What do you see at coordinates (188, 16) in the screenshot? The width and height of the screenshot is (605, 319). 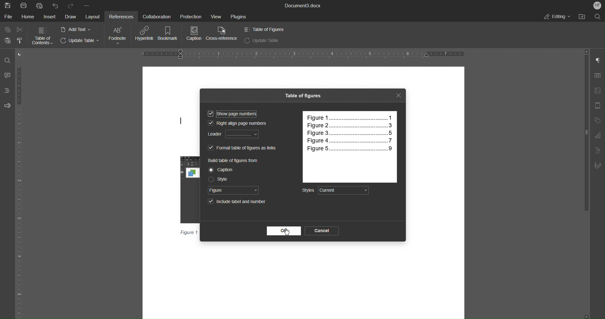 I see `Protection` at bounding box center [188, 16].